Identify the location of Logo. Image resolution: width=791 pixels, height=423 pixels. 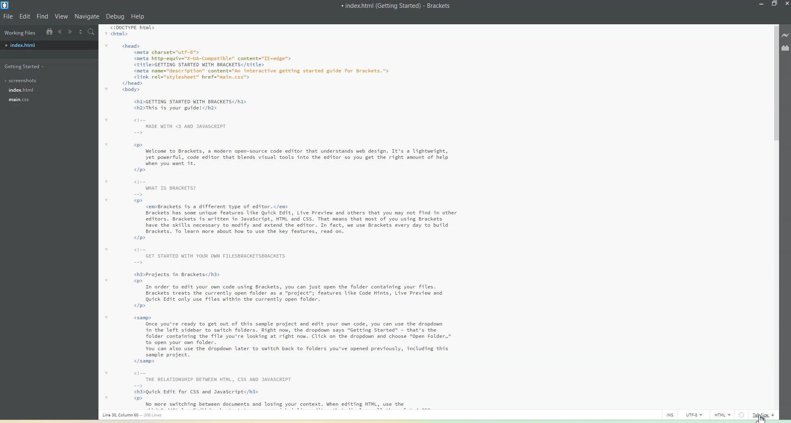
(7, 6).